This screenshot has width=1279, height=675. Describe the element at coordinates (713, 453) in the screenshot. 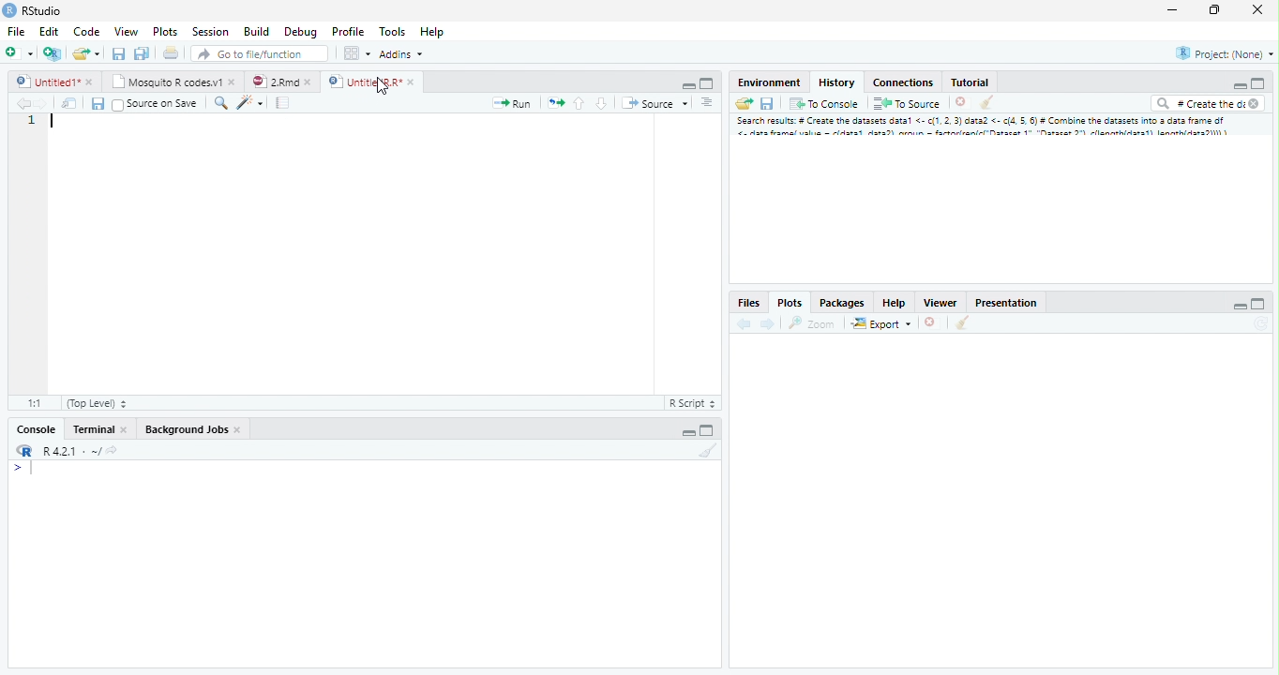

I see `Clear Console` at that location.